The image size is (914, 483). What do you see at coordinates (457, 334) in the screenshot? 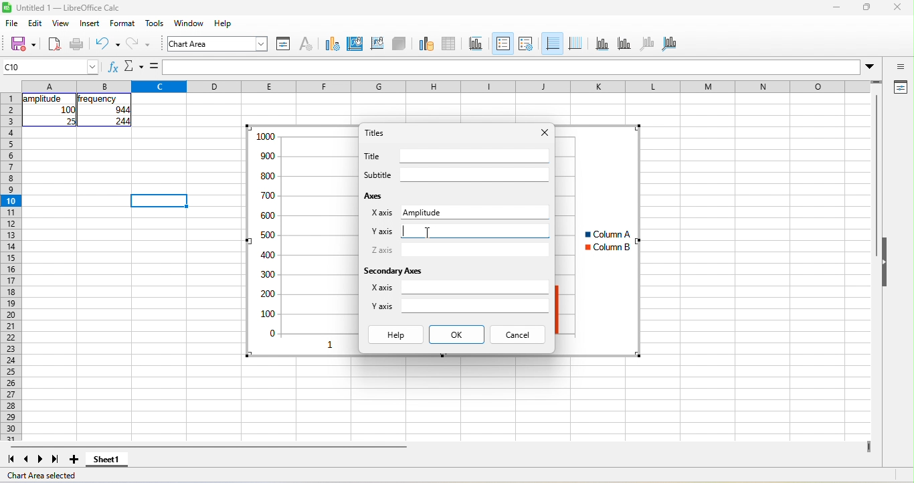
I see `ok` at bounding box center [457, 334].